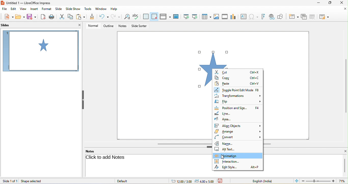 The height and width of the screenshot is (184, 348). I want to click on clone formatting, so click(92, 16).